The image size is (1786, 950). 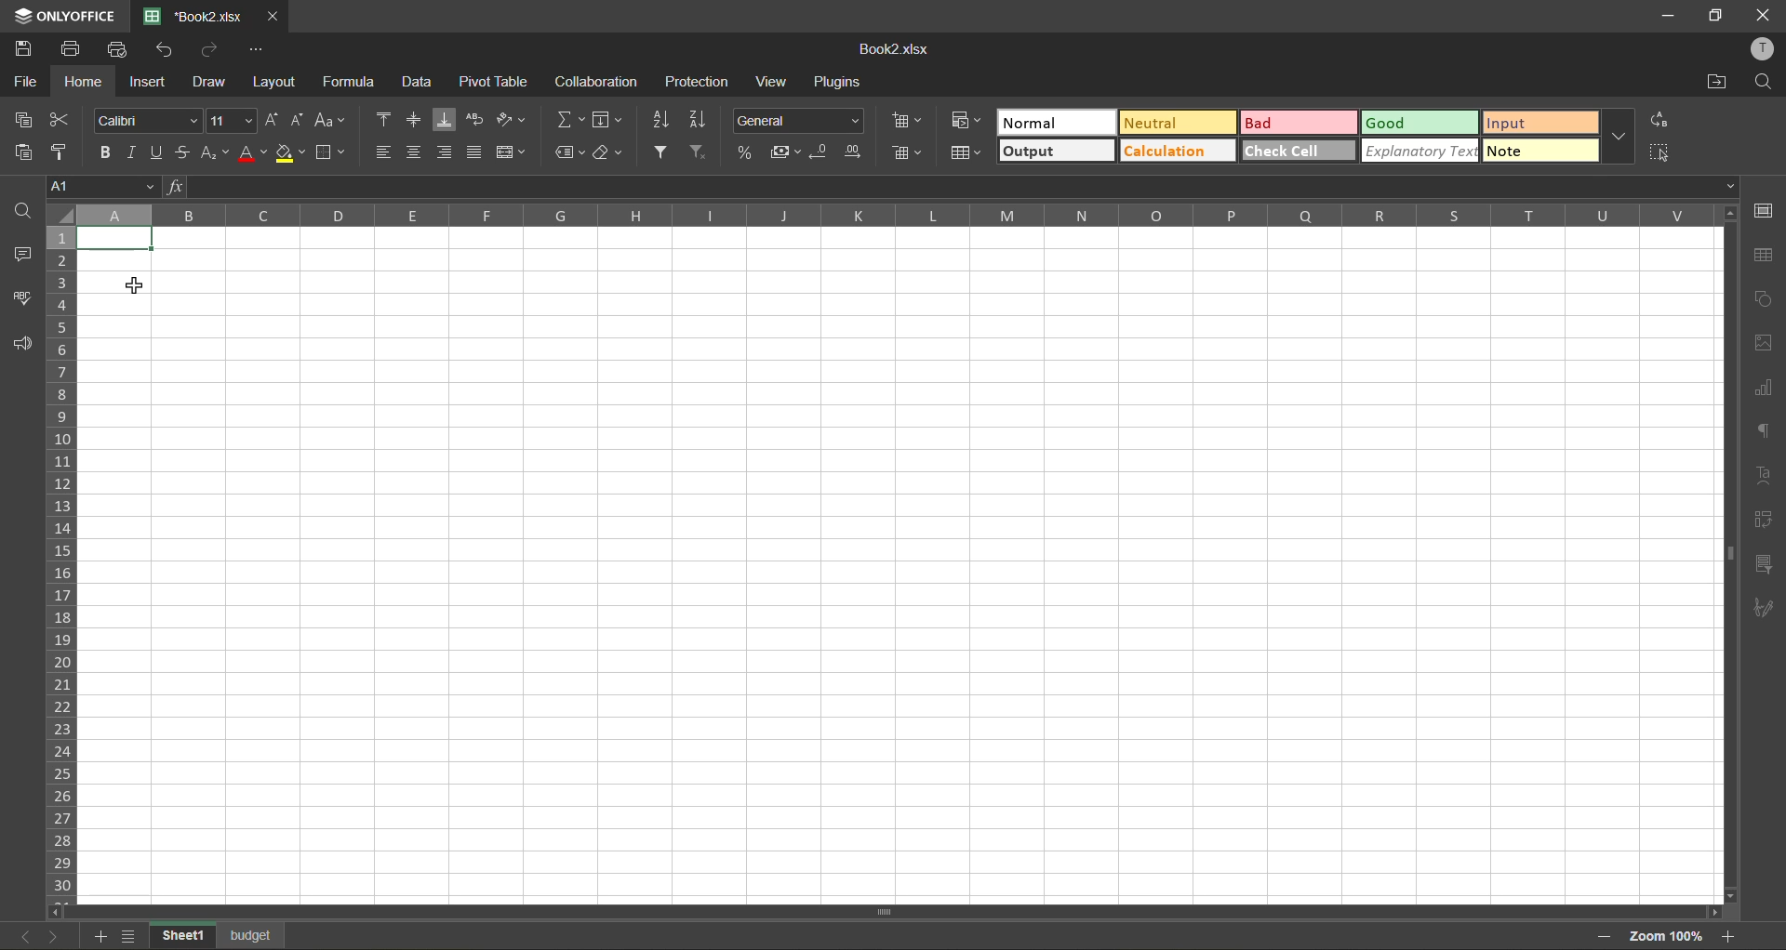 I want to click on insert cells , so click(x=909, y=123).